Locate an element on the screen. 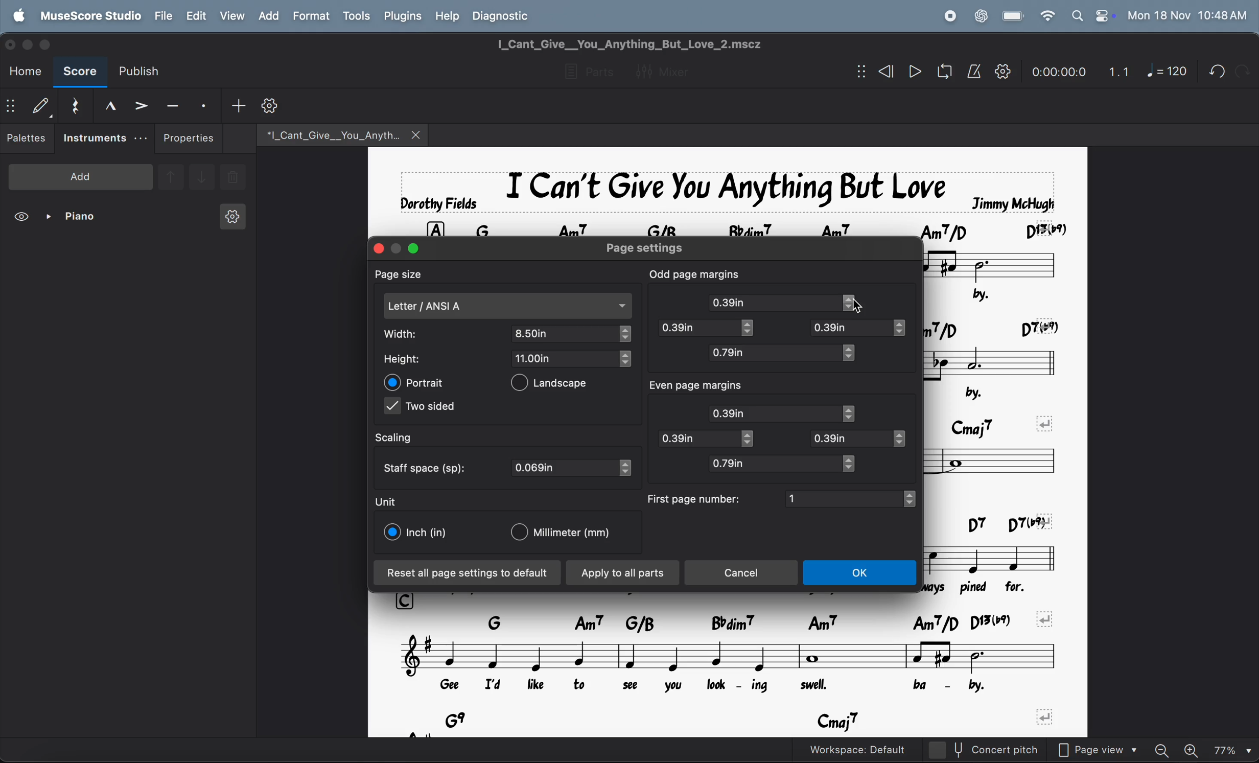  0.39 inches is located at coordinates (773, 303).